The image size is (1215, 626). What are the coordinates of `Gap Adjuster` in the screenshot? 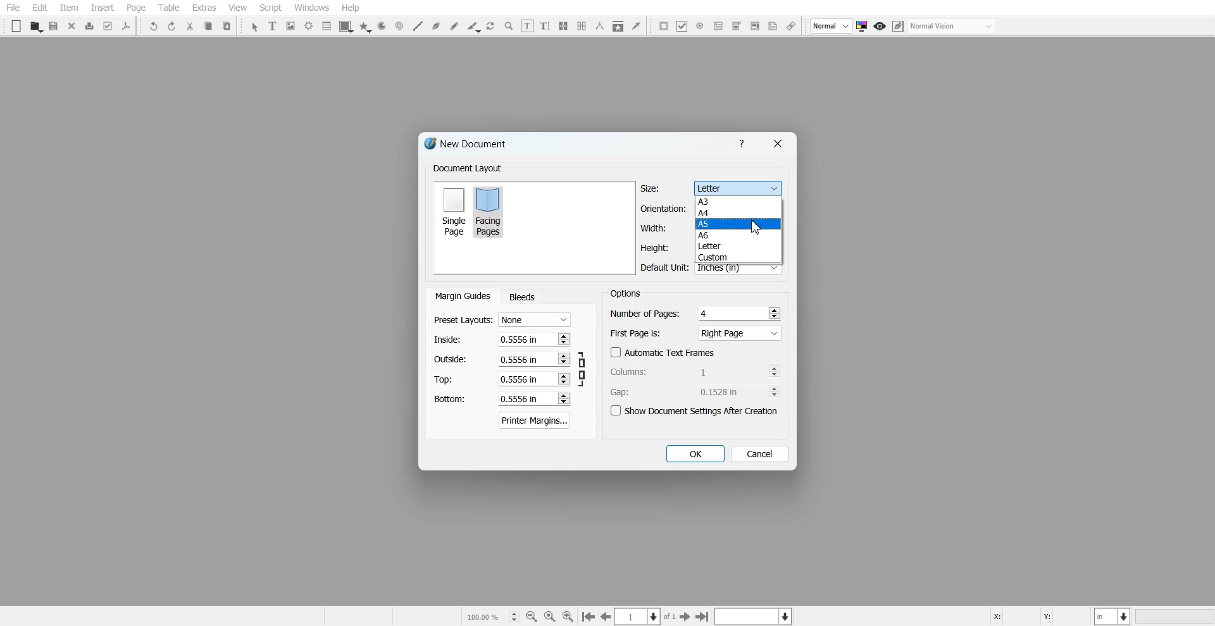 It's located at (695, 391).